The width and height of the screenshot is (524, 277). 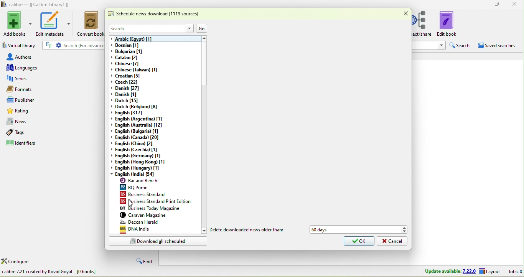 What do you see at coordinates (158, 208) in the screenshot?
I see `business today magazine` at bounding box center [158, 208].